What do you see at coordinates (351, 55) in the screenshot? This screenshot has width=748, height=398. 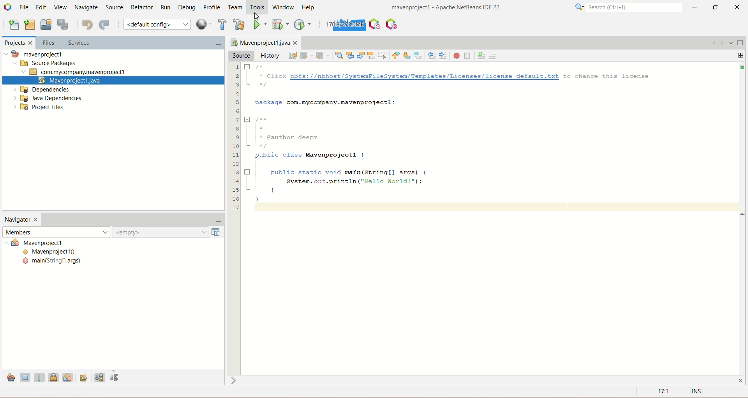 I see `find previous occurrence` at bounding box center [351, 55].